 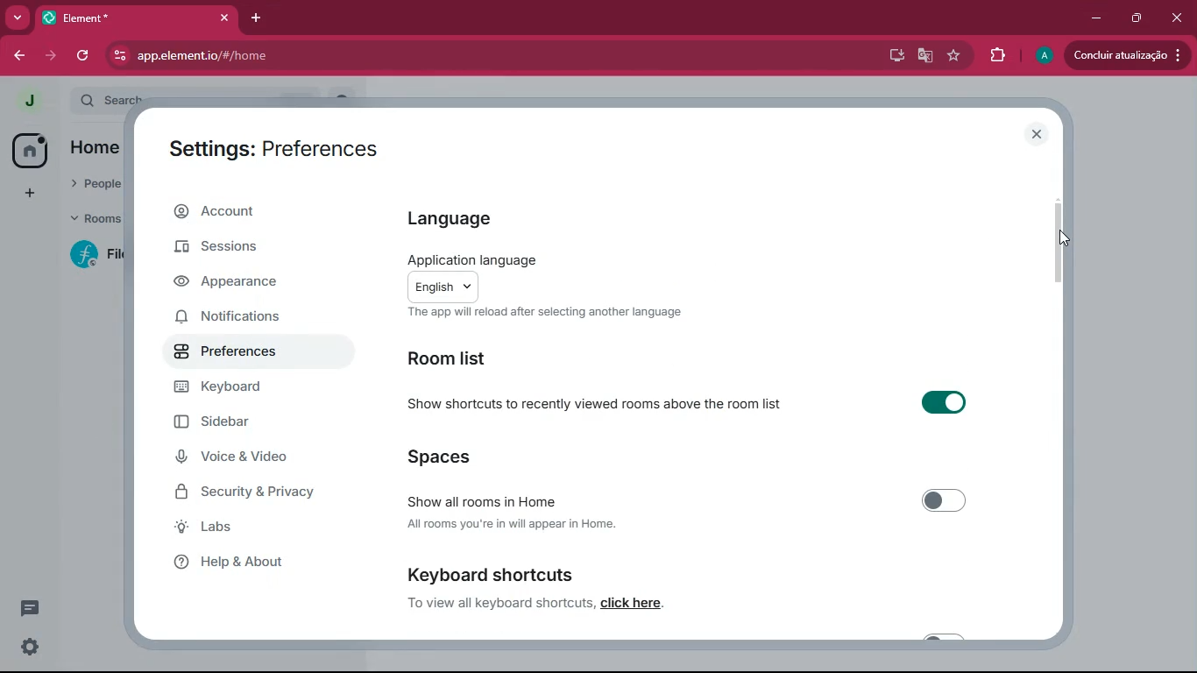 I want to click on application language, so click(x=473, y=259).